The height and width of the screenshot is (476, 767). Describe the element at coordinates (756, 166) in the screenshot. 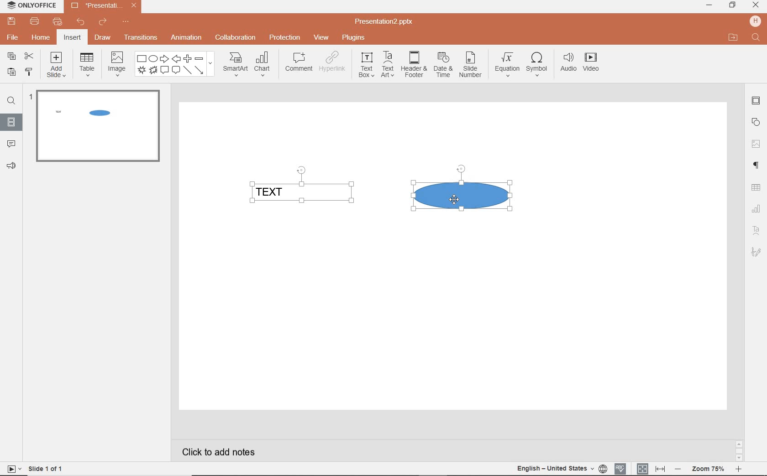

I see `PARAGRAPH SETTINGS` at that location.